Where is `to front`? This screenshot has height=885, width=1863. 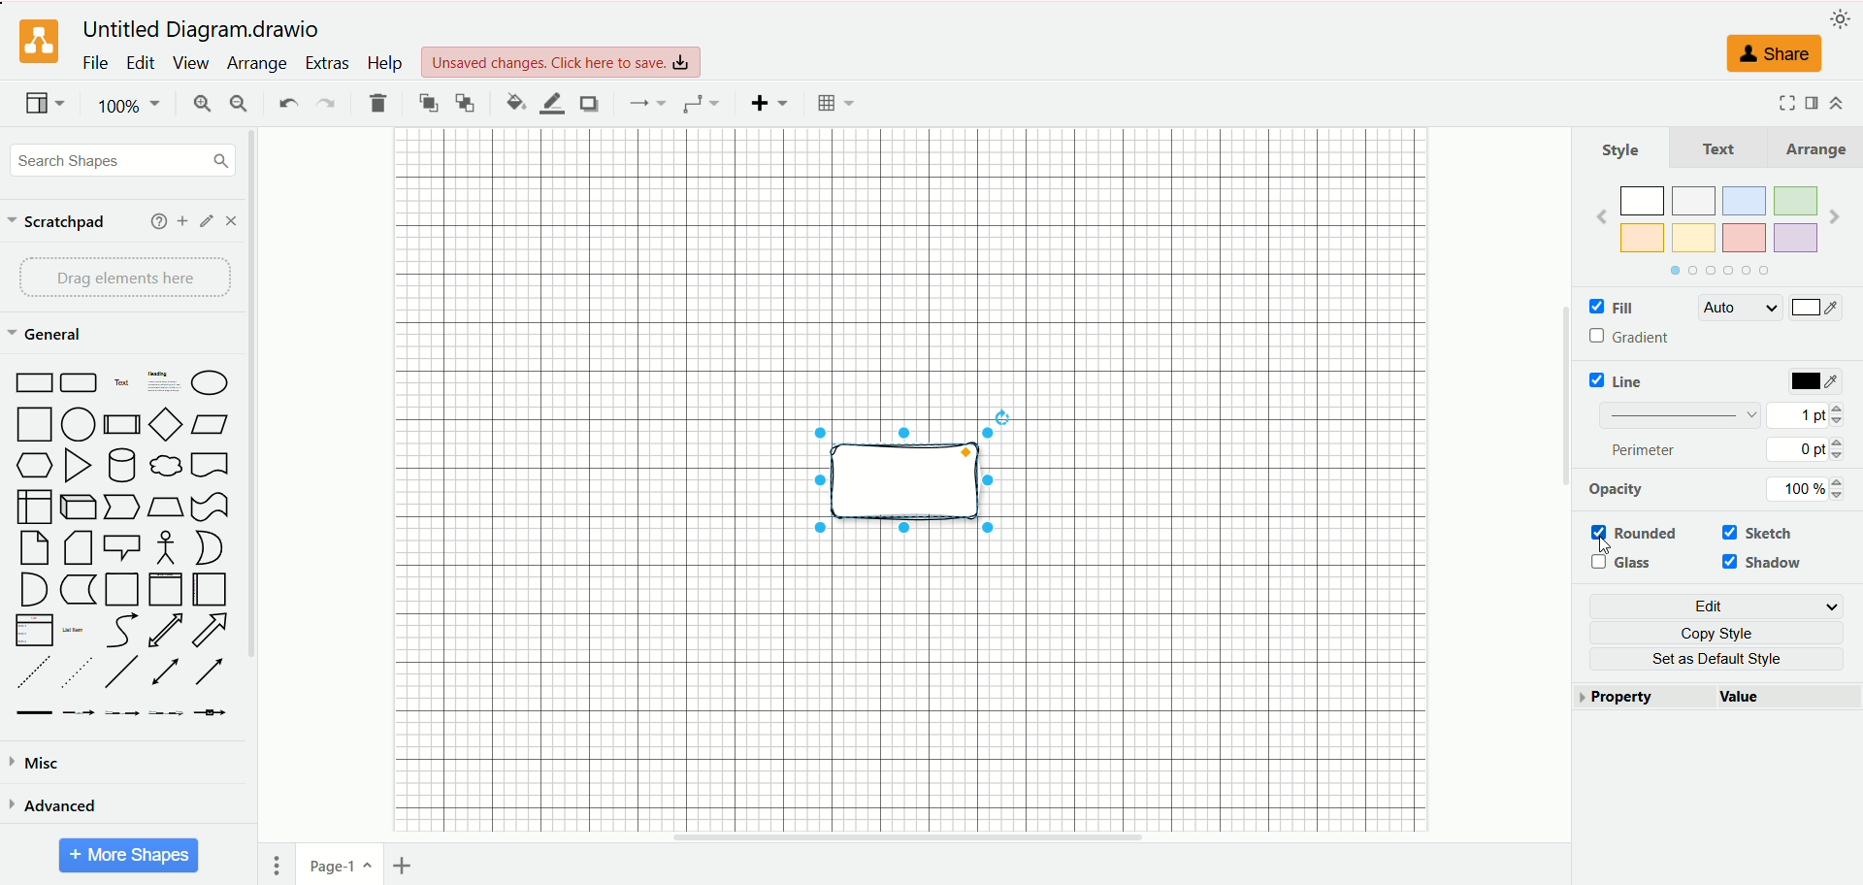 to front is located at coordinates (430, 102).